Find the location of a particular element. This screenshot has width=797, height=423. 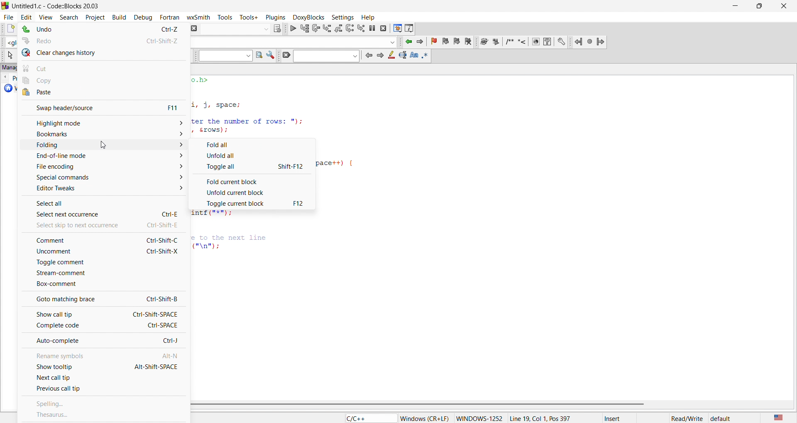

close is located at coordinates (783, 6).